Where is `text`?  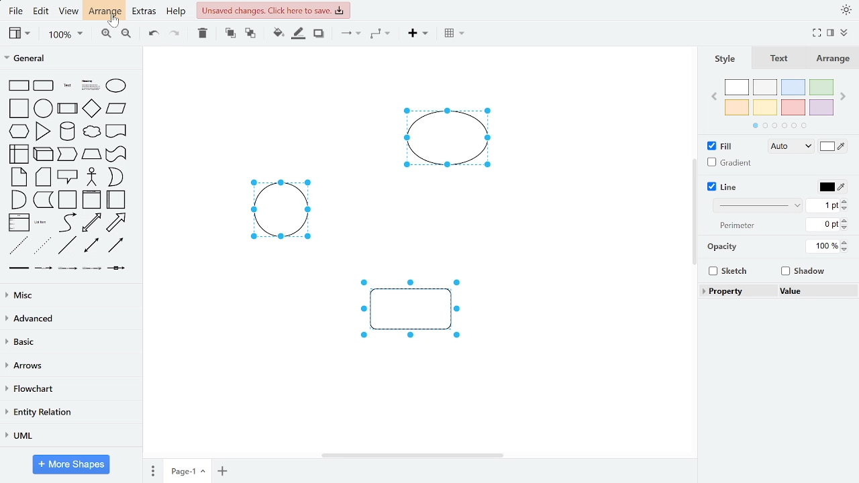 text is located at coordinates (68, 85).